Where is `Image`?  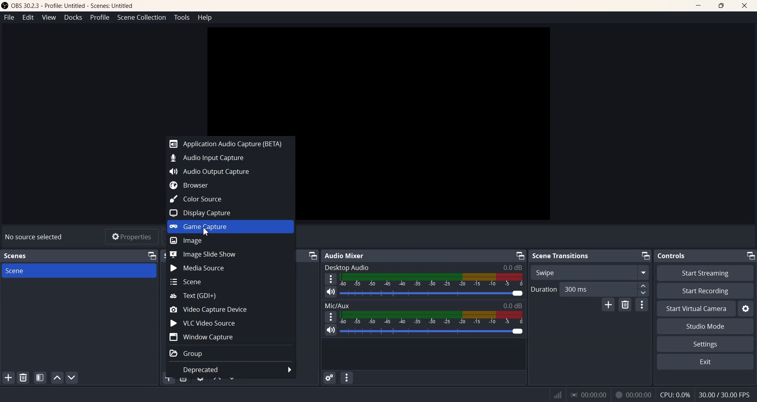
Image is located at coordinates (230, 241).